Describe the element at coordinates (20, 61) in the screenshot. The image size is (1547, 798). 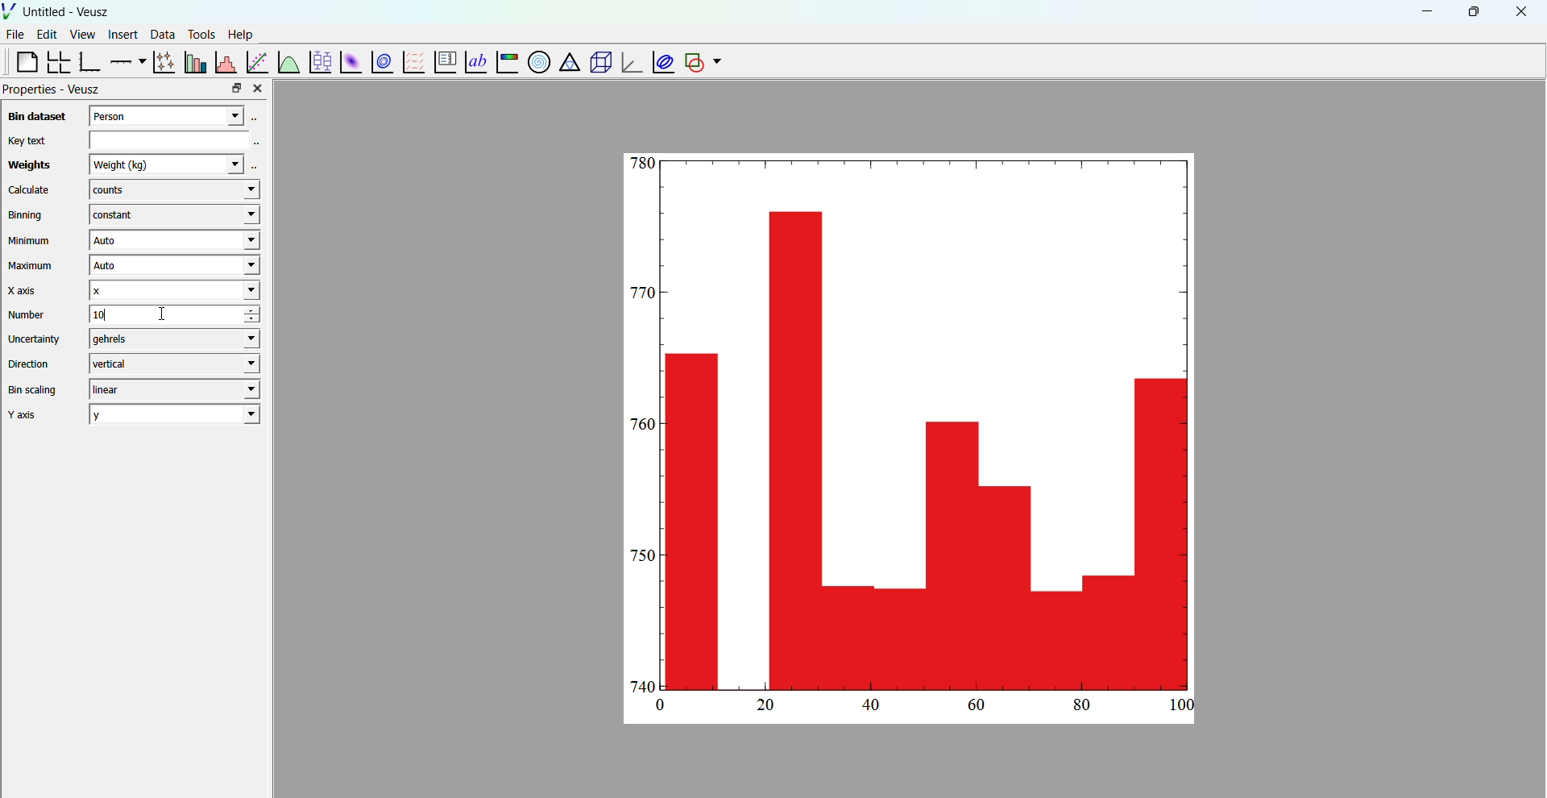
I see `blank page` at that location.